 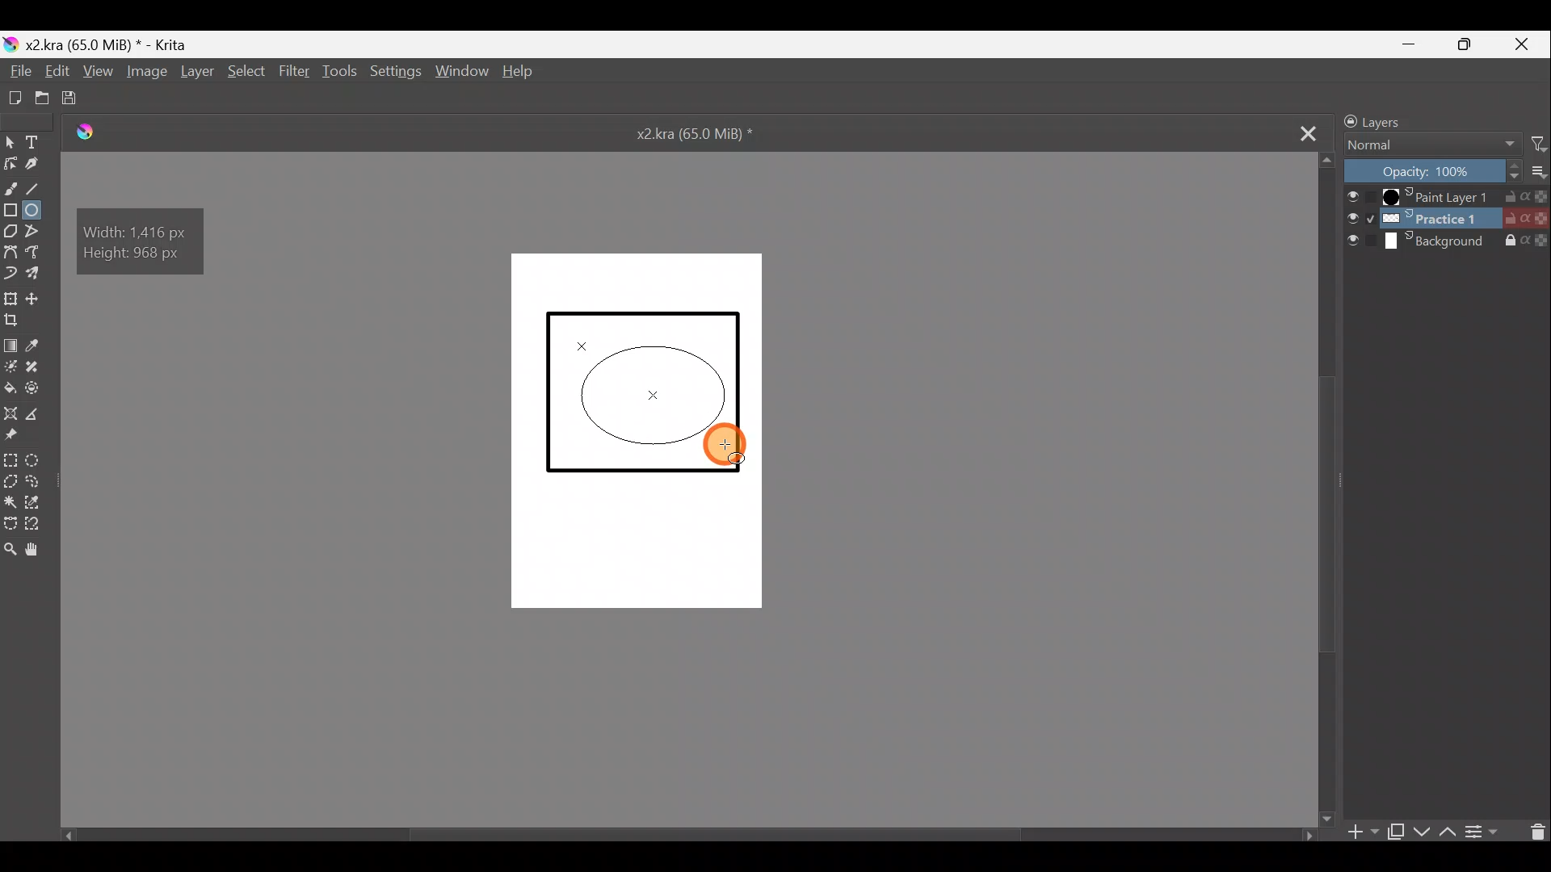 What do you see at coordinates (36, 459) in the screenshot?
I see `Elliptical selection tool` at bounding box center [36, 459].